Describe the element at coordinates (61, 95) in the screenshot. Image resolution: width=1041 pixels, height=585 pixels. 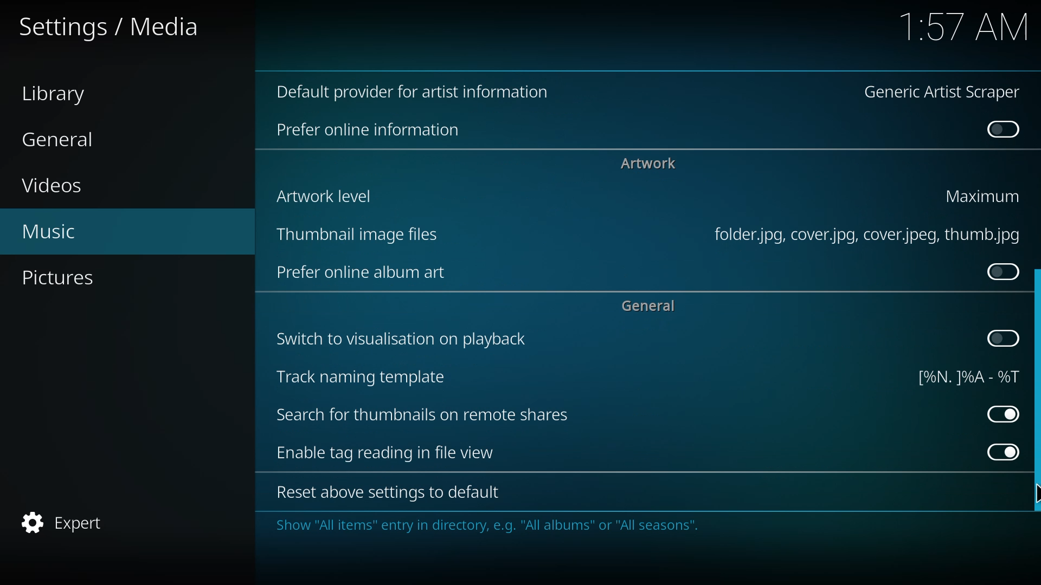
I see `library` at that location.